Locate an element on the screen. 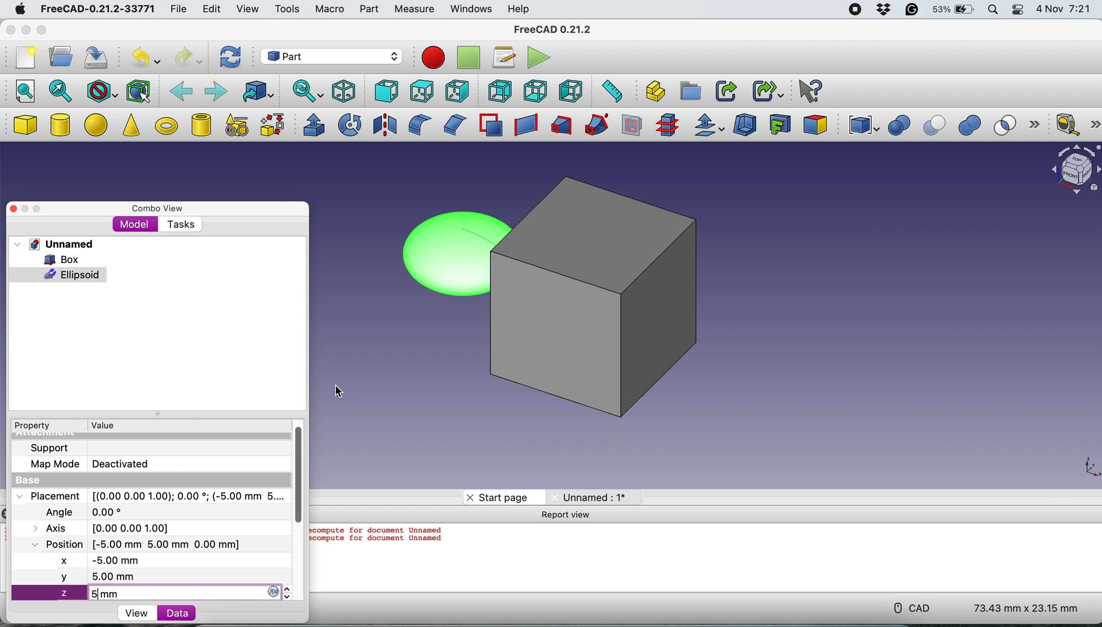 The width and height of the screenshot is (1102, 627). data is located at coordinates (172, 613).